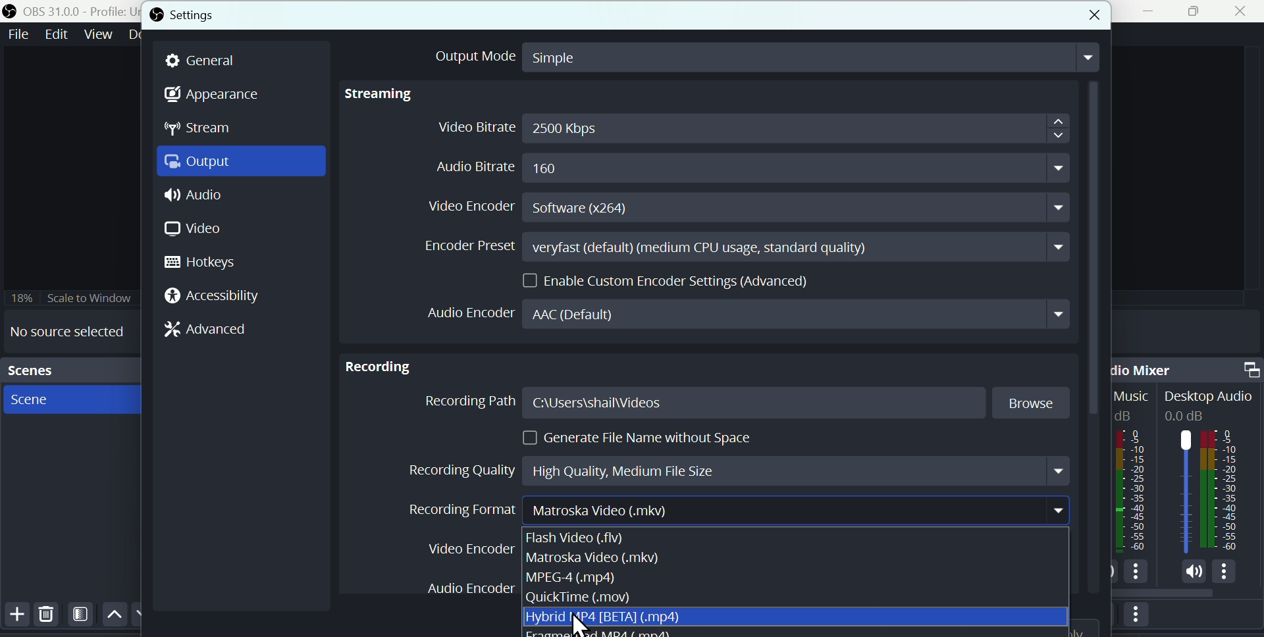 The height and width of the screenshot is (637, 1264). What do you see at coordinates (70, 297) in the screenshot?
I see ` Scale to window` at bounding box center [70, 297].